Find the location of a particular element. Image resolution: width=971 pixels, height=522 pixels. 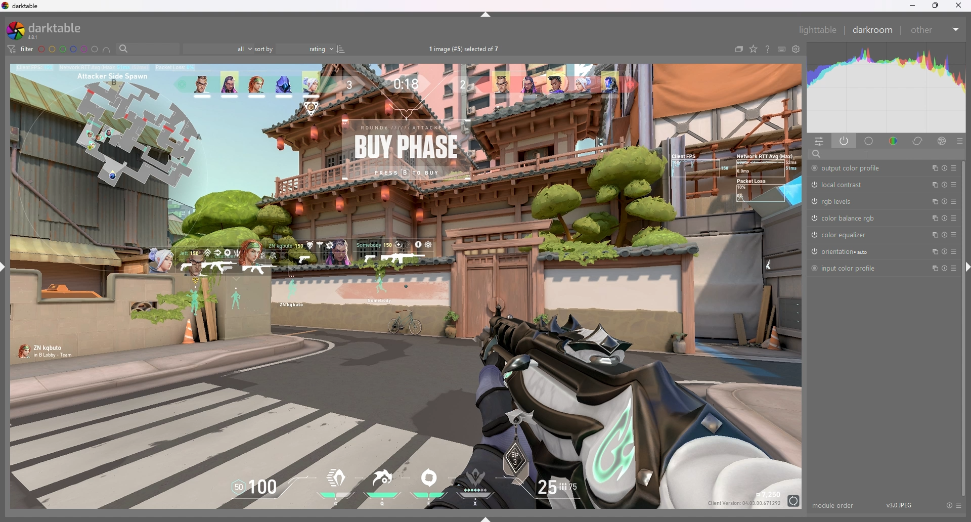

presets is located at coordinates (954, 218).